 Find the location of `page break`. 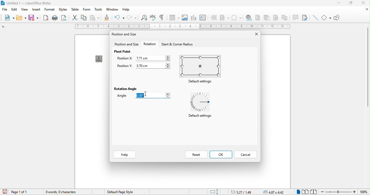

page break is located at coordinates (213, 17).